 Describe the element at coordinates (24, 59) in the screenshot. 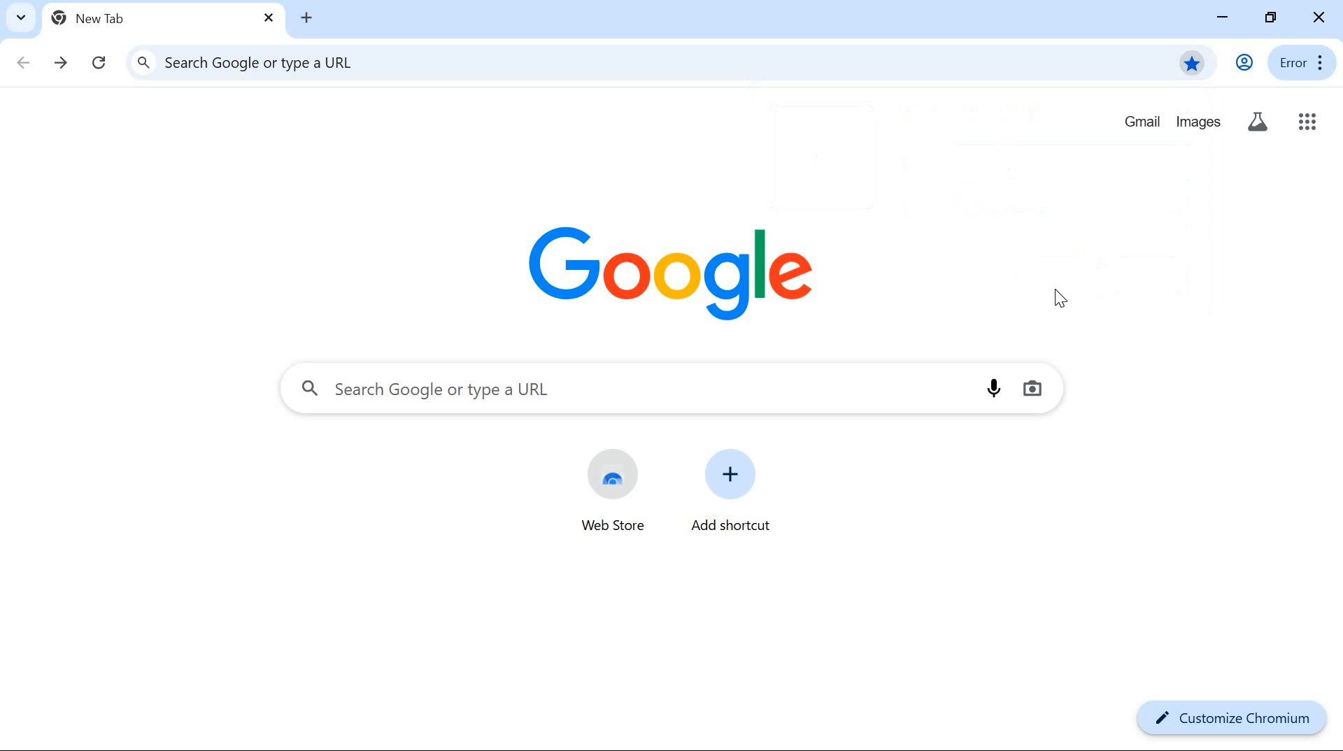

I see `back` at that location.